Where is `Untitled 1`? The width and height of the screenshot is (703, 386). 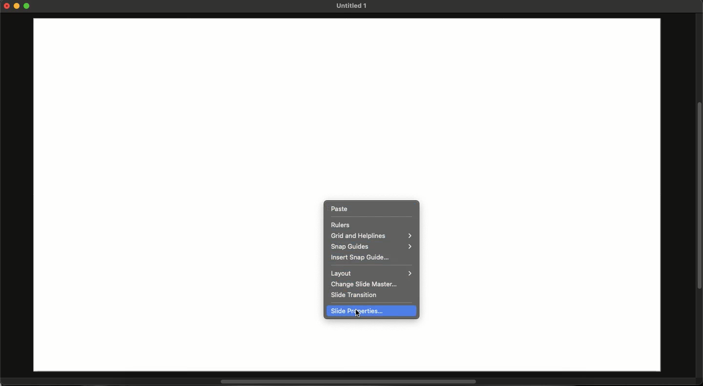
Untitled 1 is located at coordinates (351, 6).